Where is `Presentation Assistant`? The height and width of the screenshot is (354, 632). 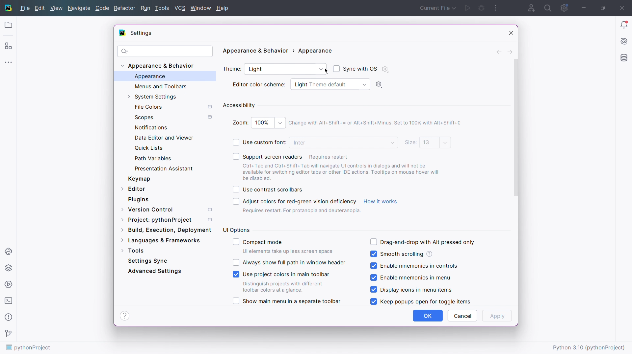
Presentation Assistant is located at coordinates (165, 168).